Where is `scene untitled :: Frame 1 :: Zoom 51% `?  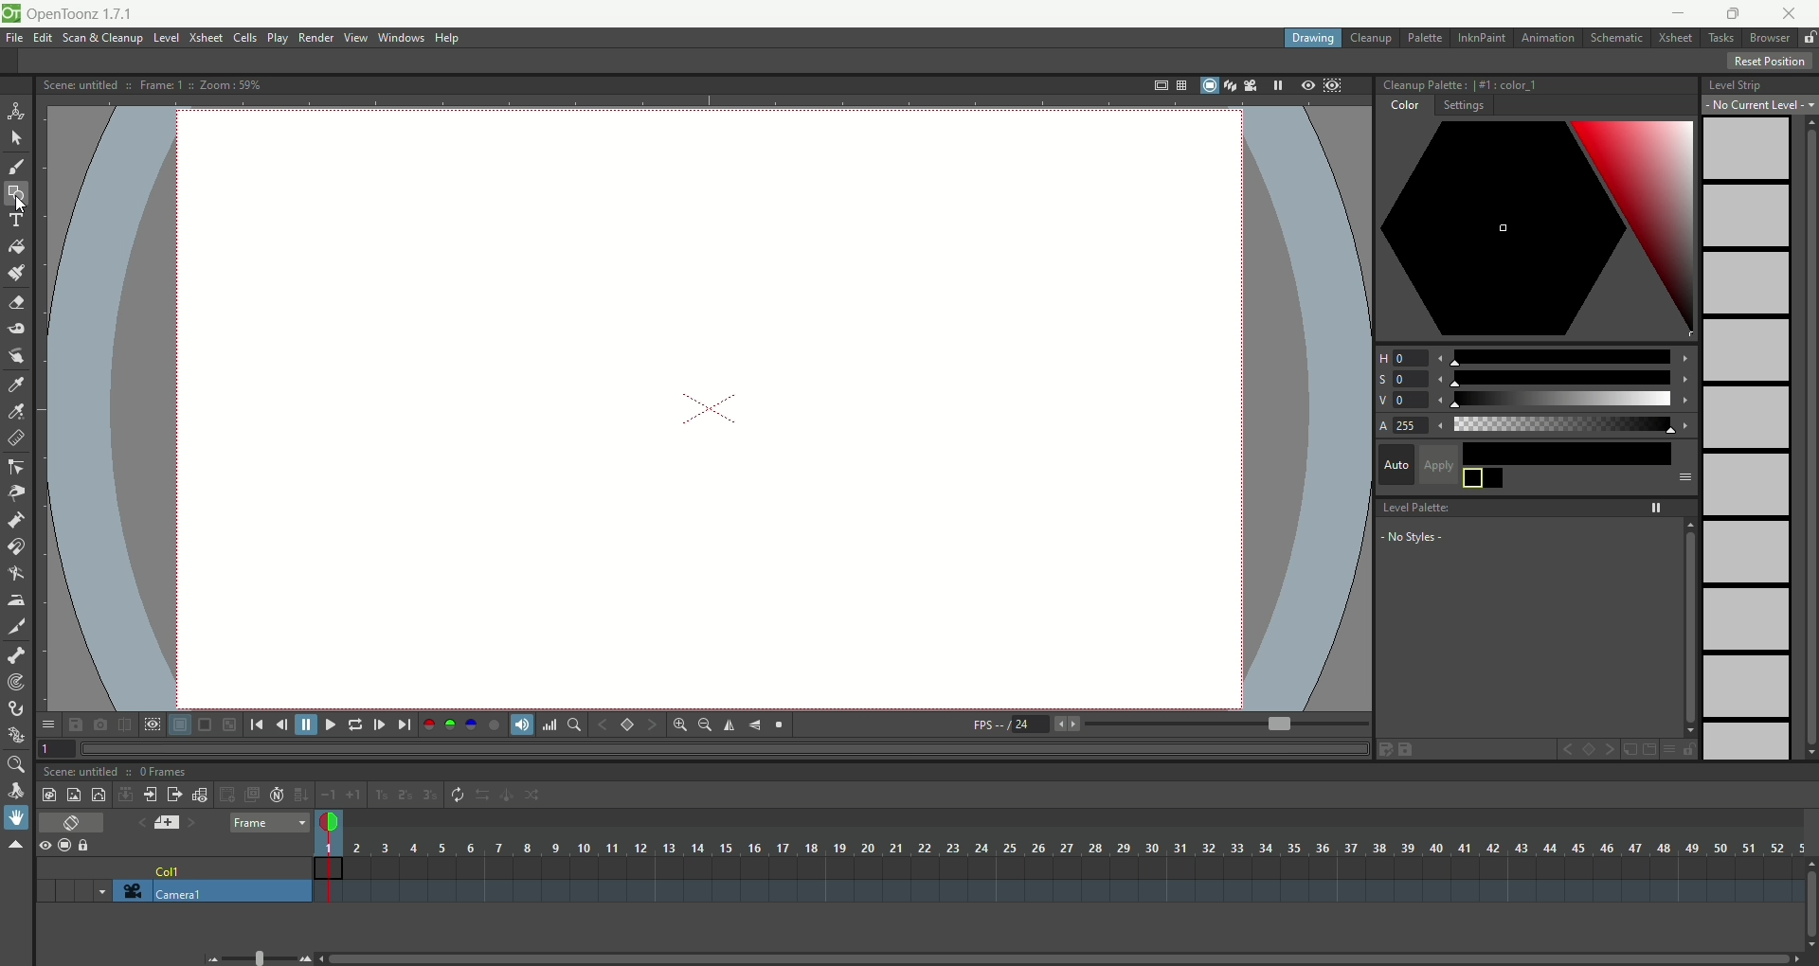 scene untitled :: Frame 1 :: Zoom 51%  is located at coordinates (153, 86).